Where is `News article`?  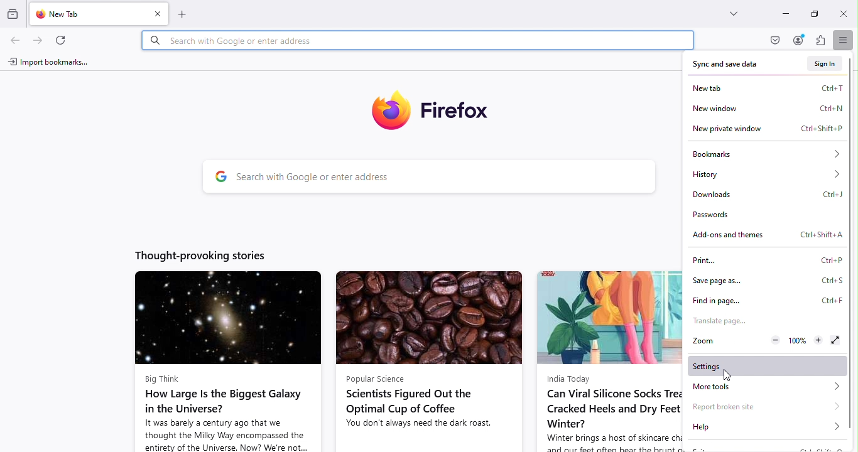
News article is located at coordinates (428, 360).